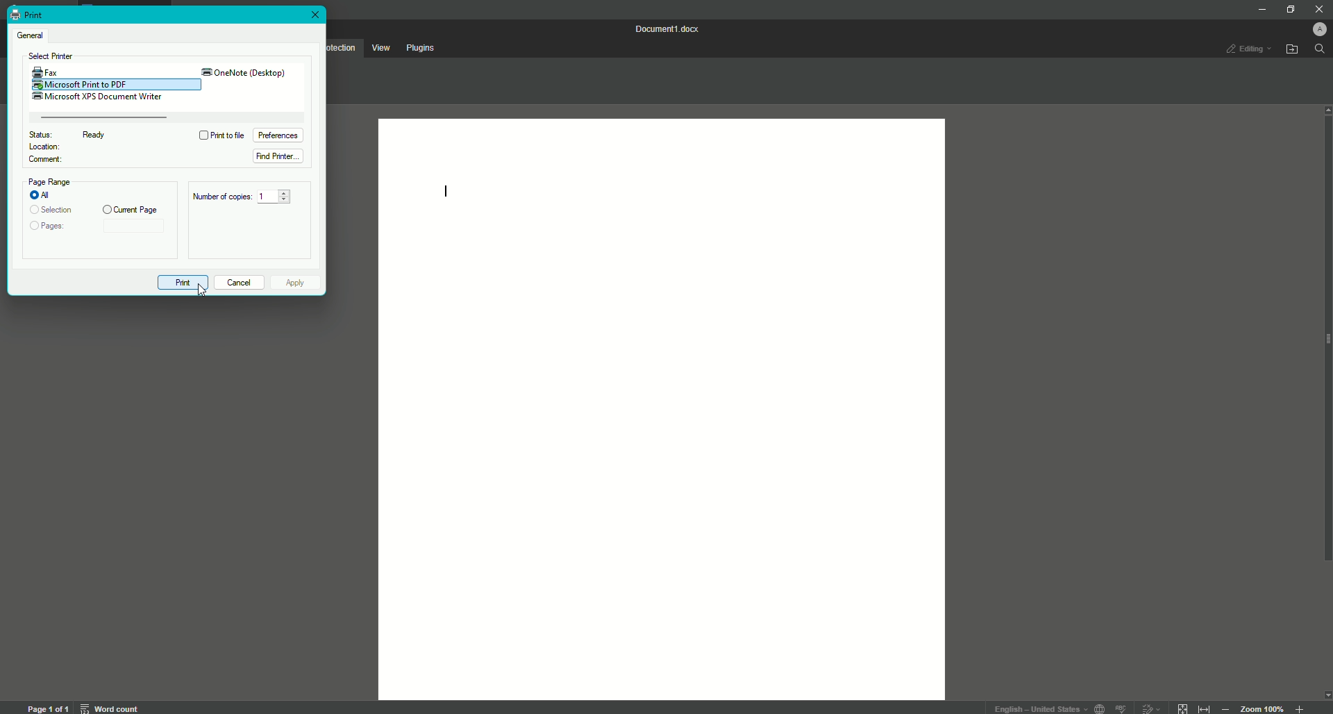 The width and height of the screenshot is (1333, 714). I want to click on General, so click(33, 33).